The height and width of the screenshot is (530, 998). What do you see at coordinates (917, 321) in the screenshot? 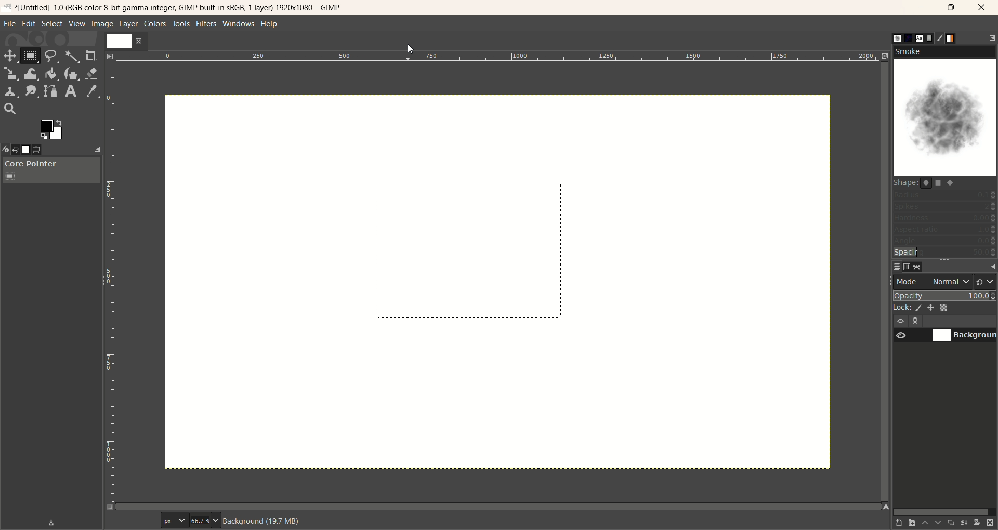
I see `layer linking` at bounding box center [917, 321].